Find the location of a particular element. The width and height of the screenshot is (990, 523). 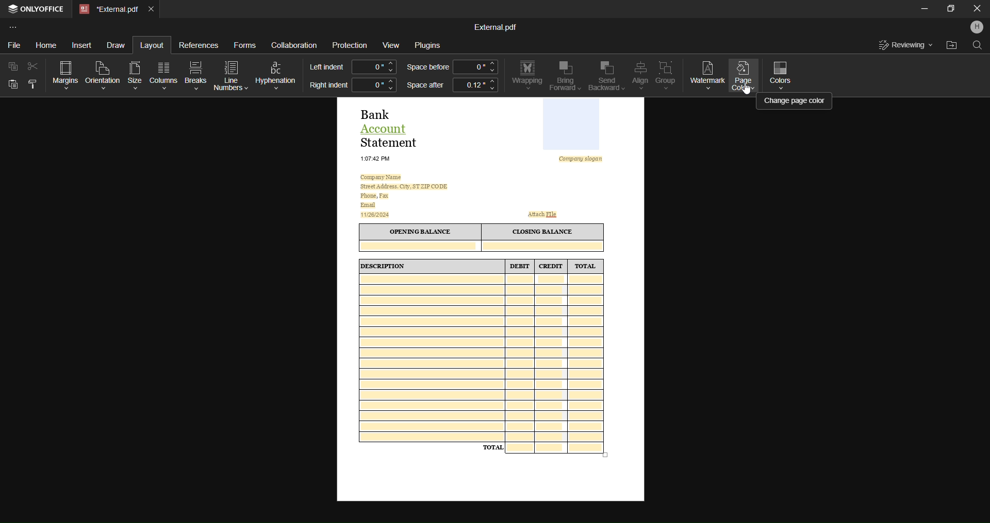

Close is located at coordinates (977, 10).